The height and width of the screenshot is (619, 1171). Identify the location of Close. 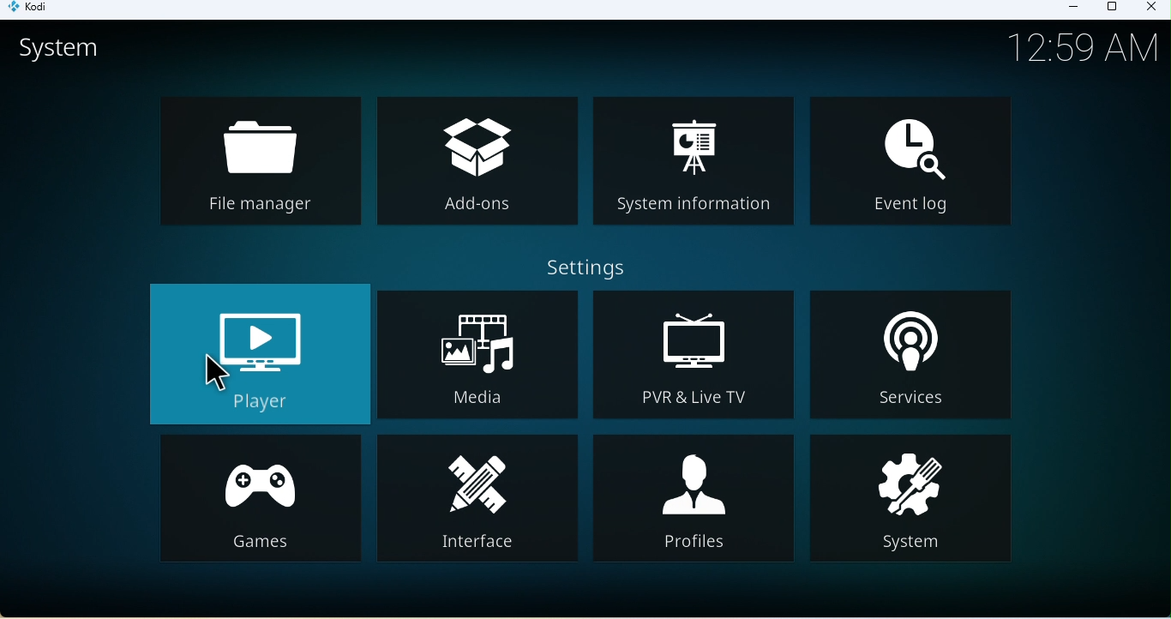
(1150, 9).